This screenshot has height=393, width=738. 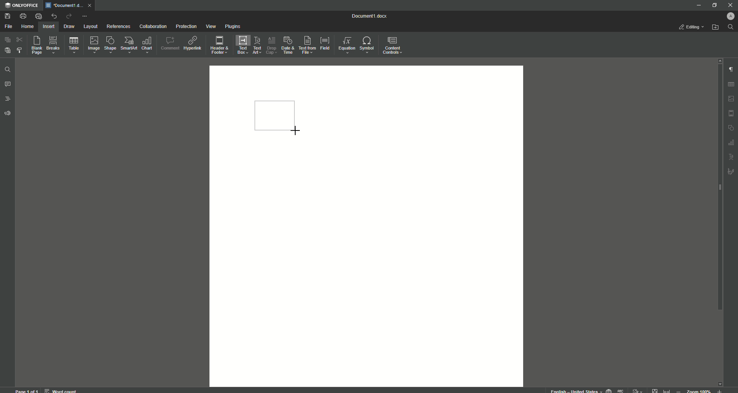 What do you see at coordinates (718, 60) in the screenshot?
I see `scroll up` at bounding box center [718, 60].